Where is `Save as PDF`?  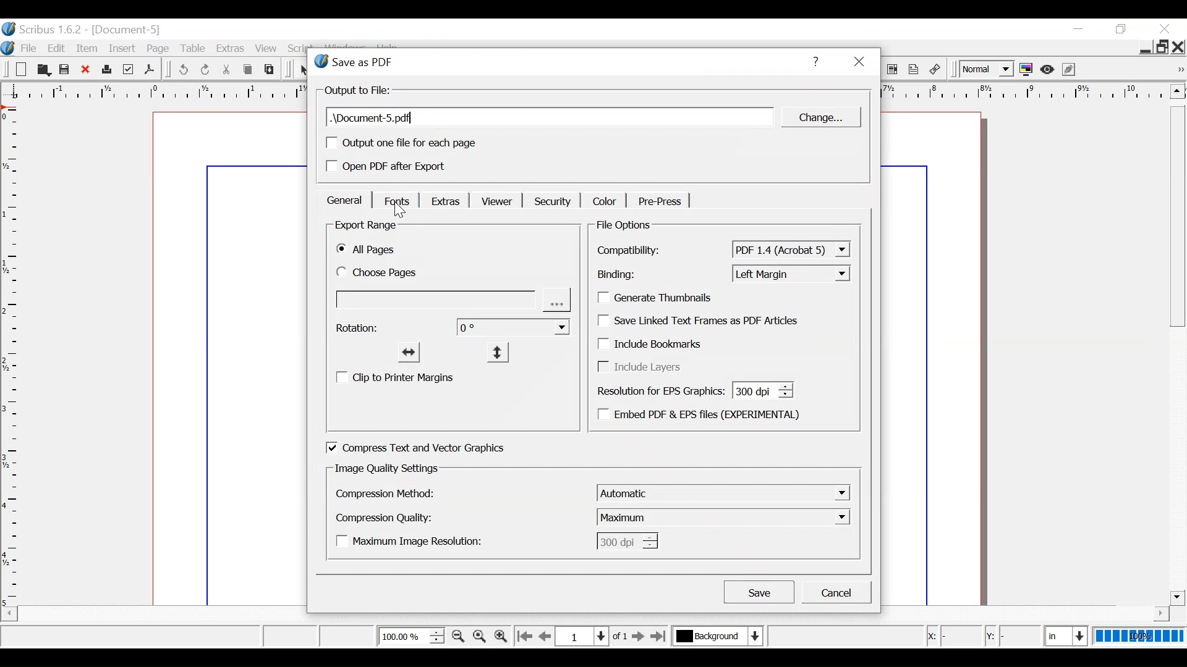
Save as PDF is located at coordinates (547, 61).